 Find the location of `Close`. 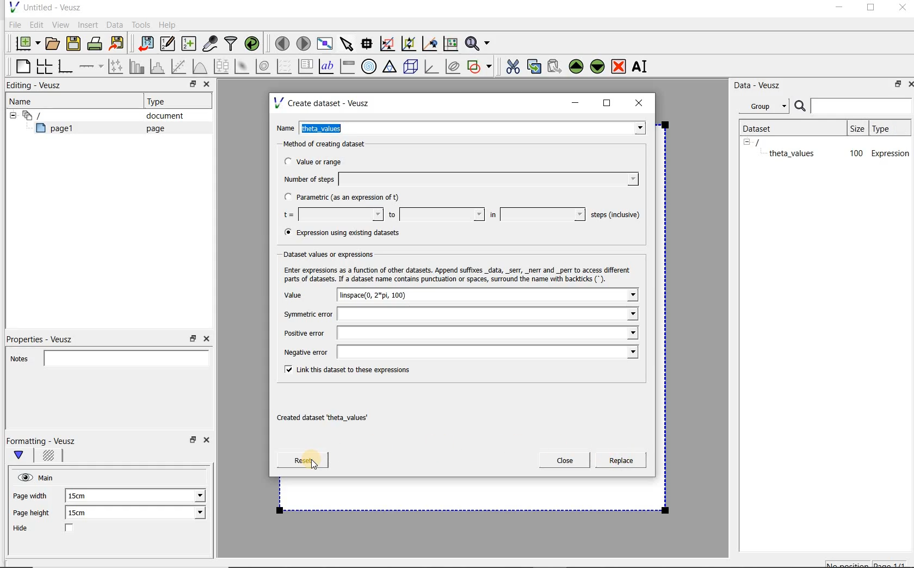

Close is located at coordinates (208, 442).